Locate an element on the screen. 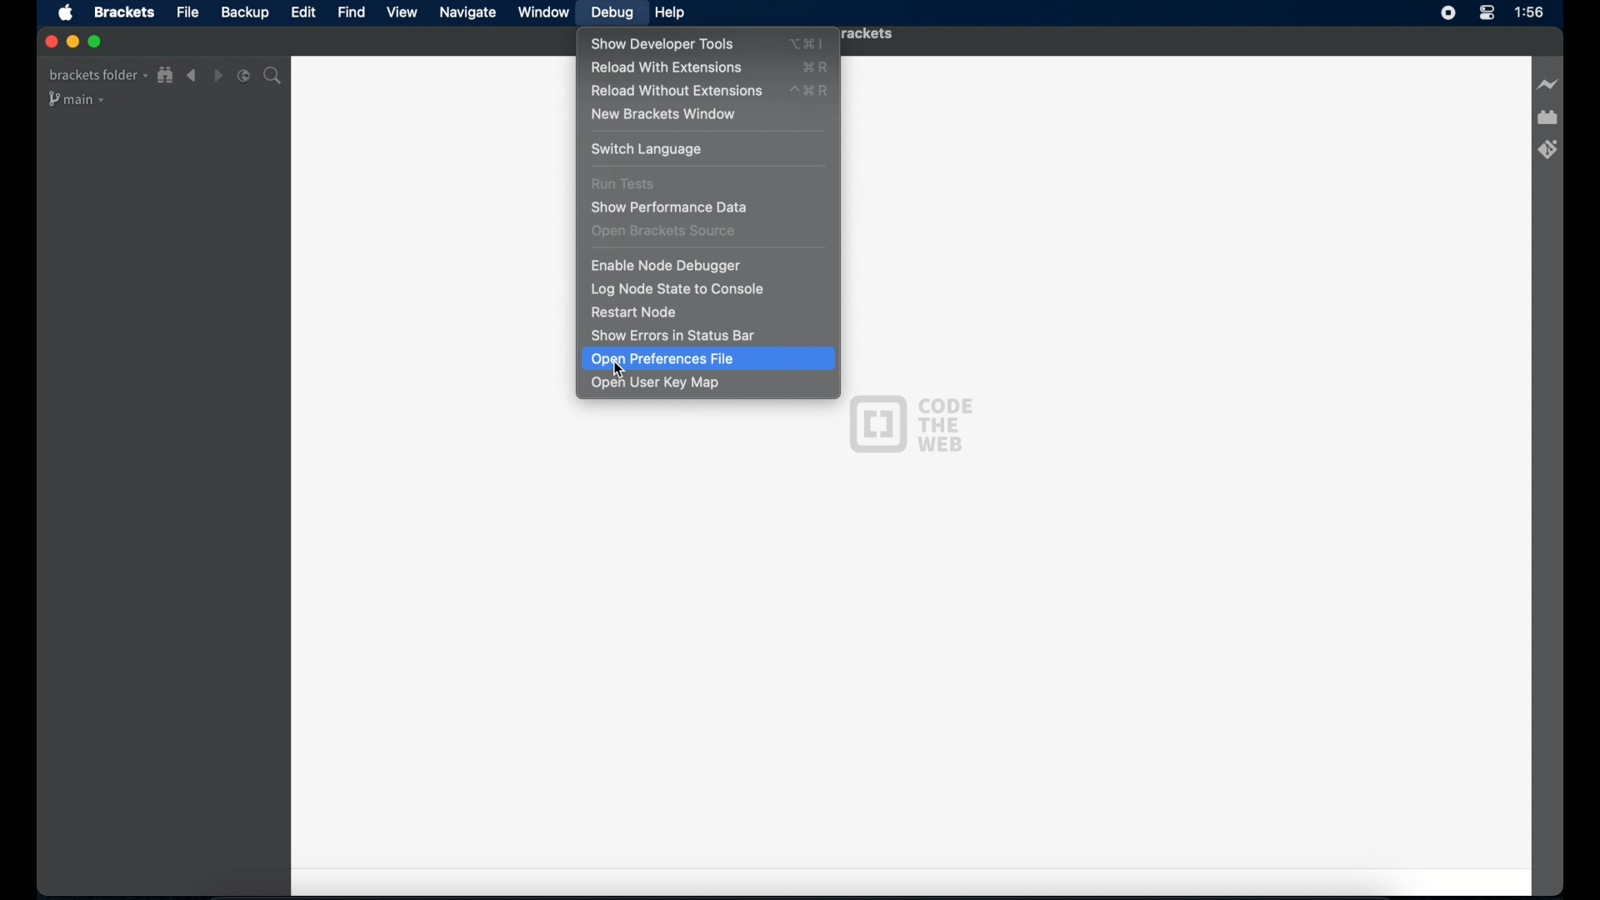 The width and height of the screenshot is (1600, 900). apple icon is located at coordinates (65, 13).